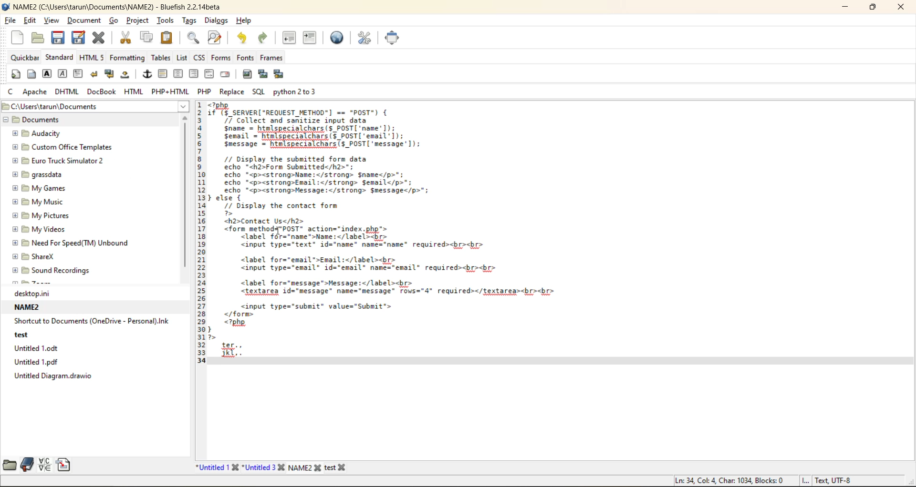 This screenshot has width=916, height=487. What do you see at coordinates (45, 231) in the screenshot?
I see `my videos` at bounding box center [45, 231].